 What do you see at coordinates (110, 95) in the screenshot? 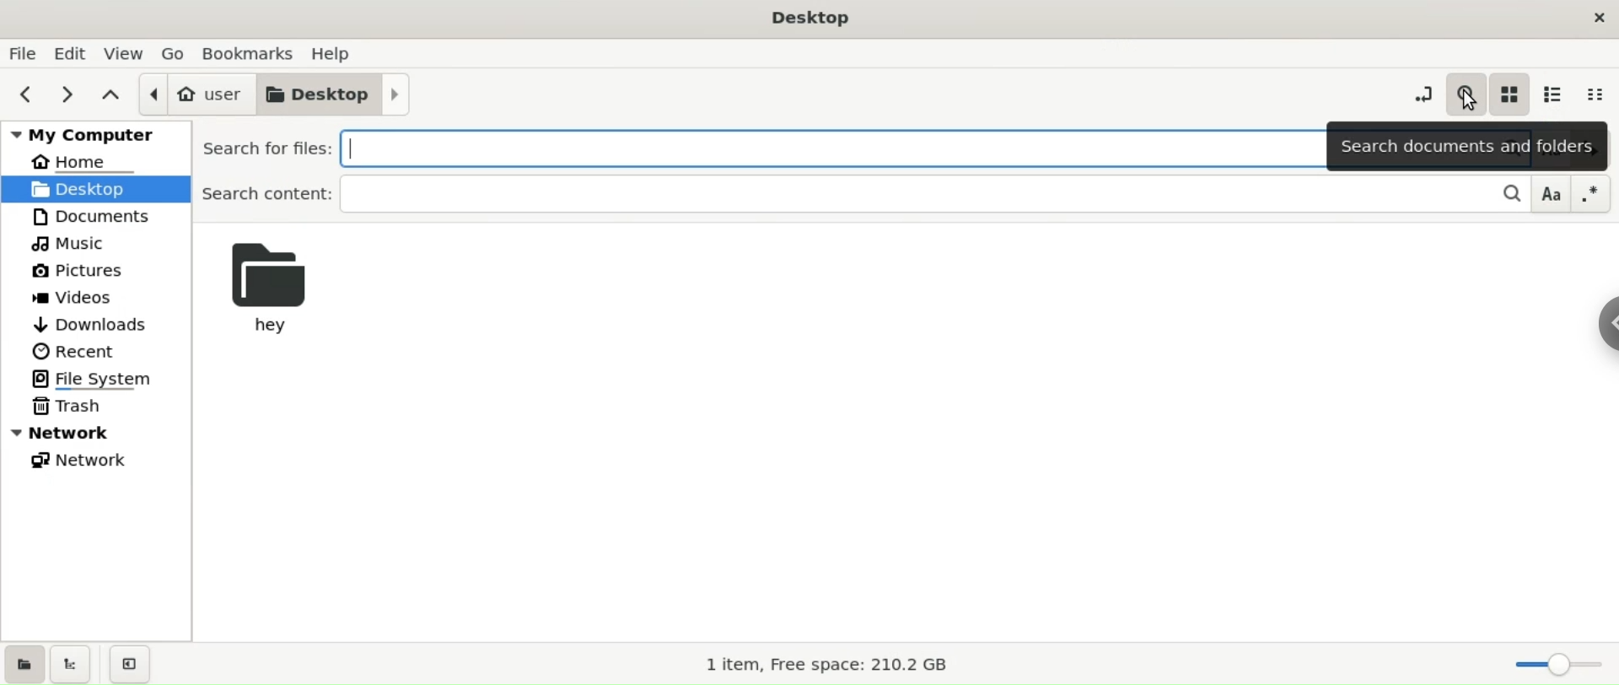
I see `paren folder` at bounding box center [110, 95].